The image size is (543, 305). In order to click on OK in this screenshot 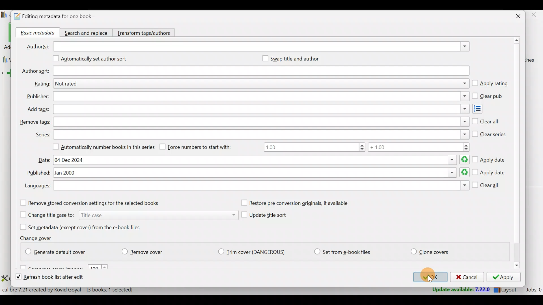, I will do `click(429, 277)`.